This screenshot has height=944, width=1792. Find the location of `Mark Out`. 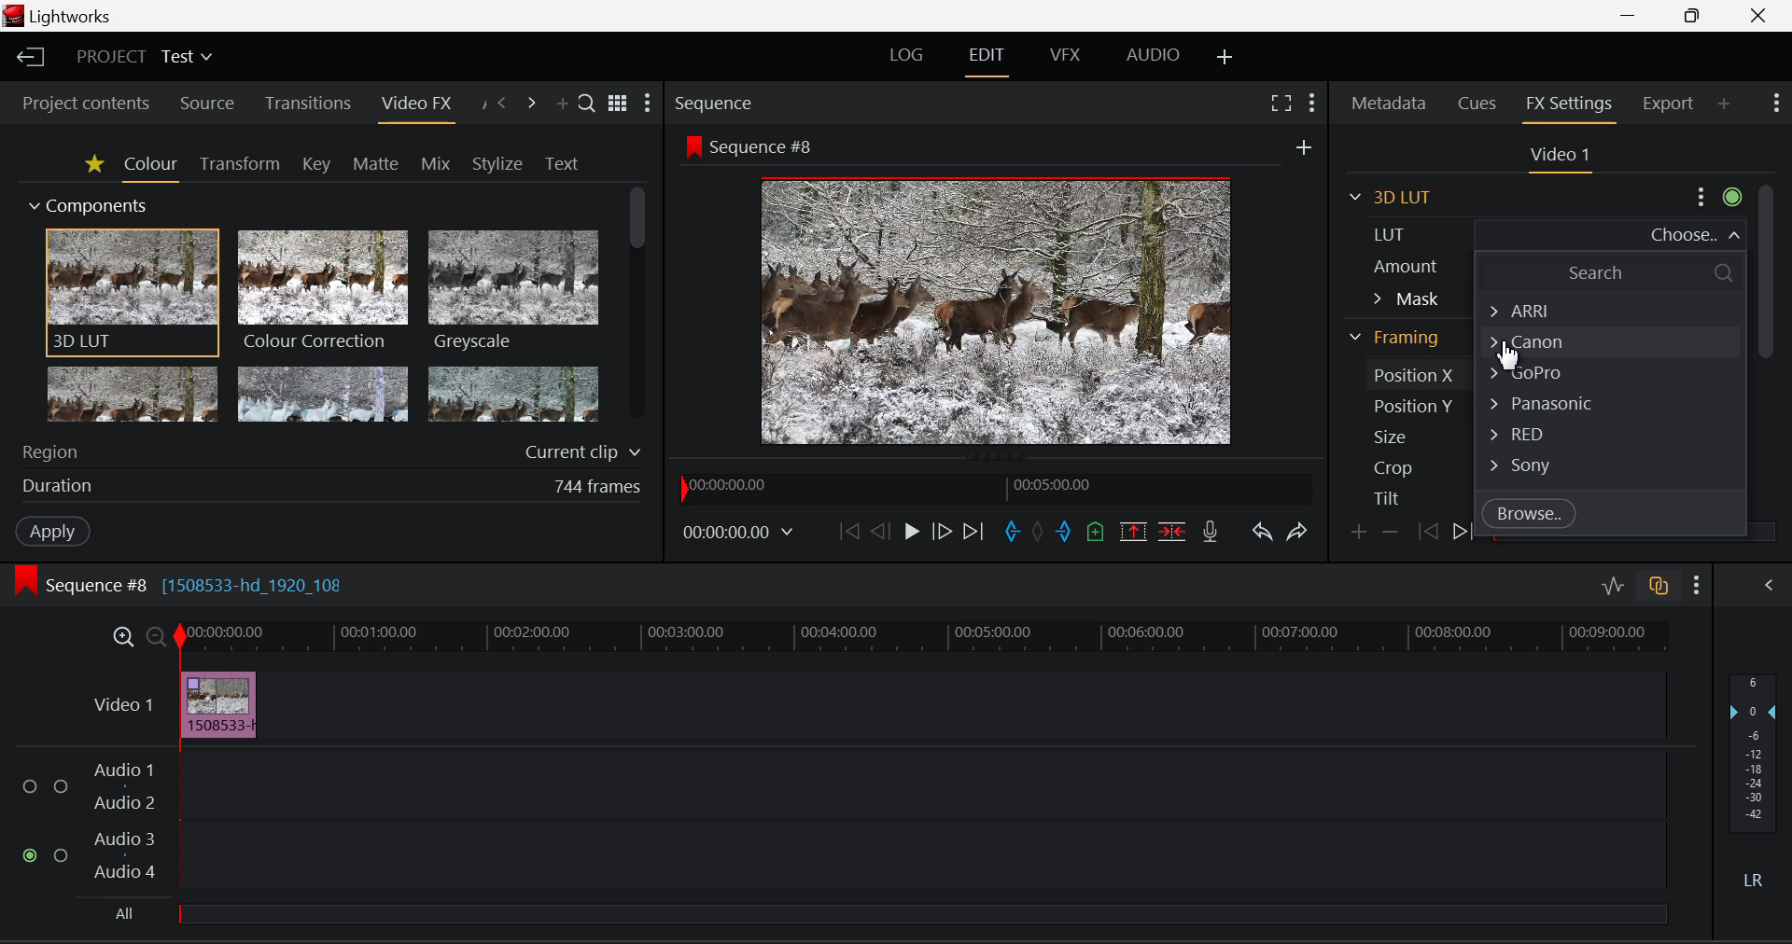

Mark Out is located at coordinates (1064, 532).